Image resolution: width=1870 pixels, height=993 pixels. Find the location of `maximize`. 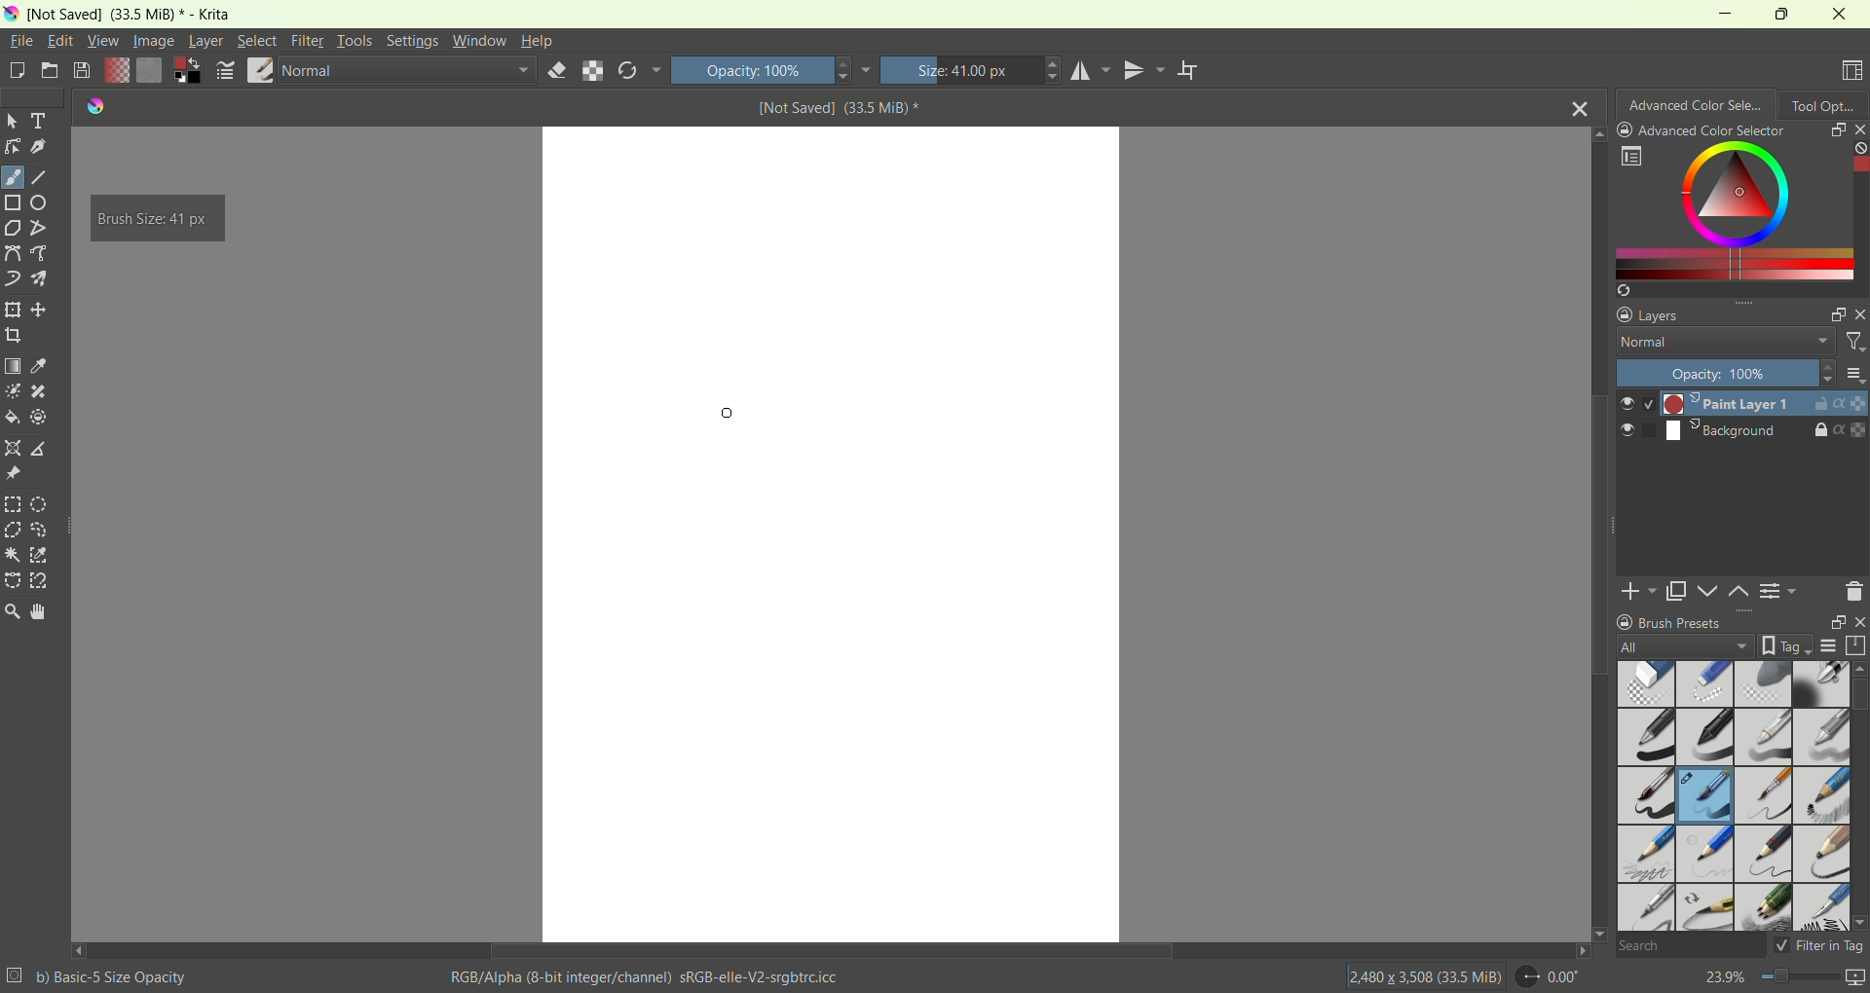

maximize is located at coordinates (1778, 14).